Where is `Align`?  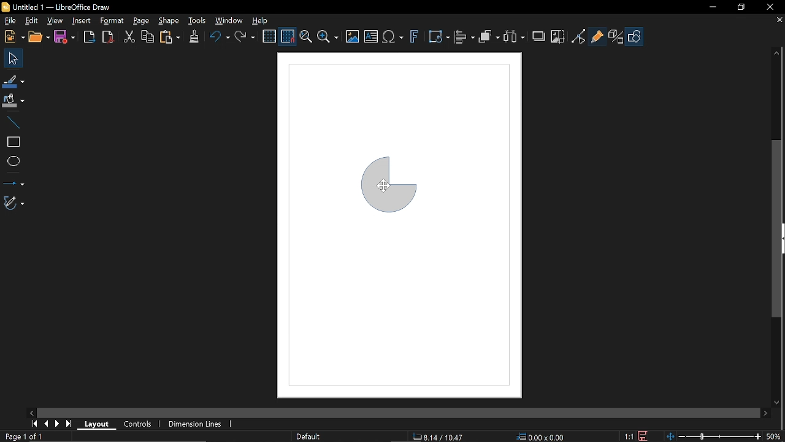 Align is located at coordinates (465, 37).